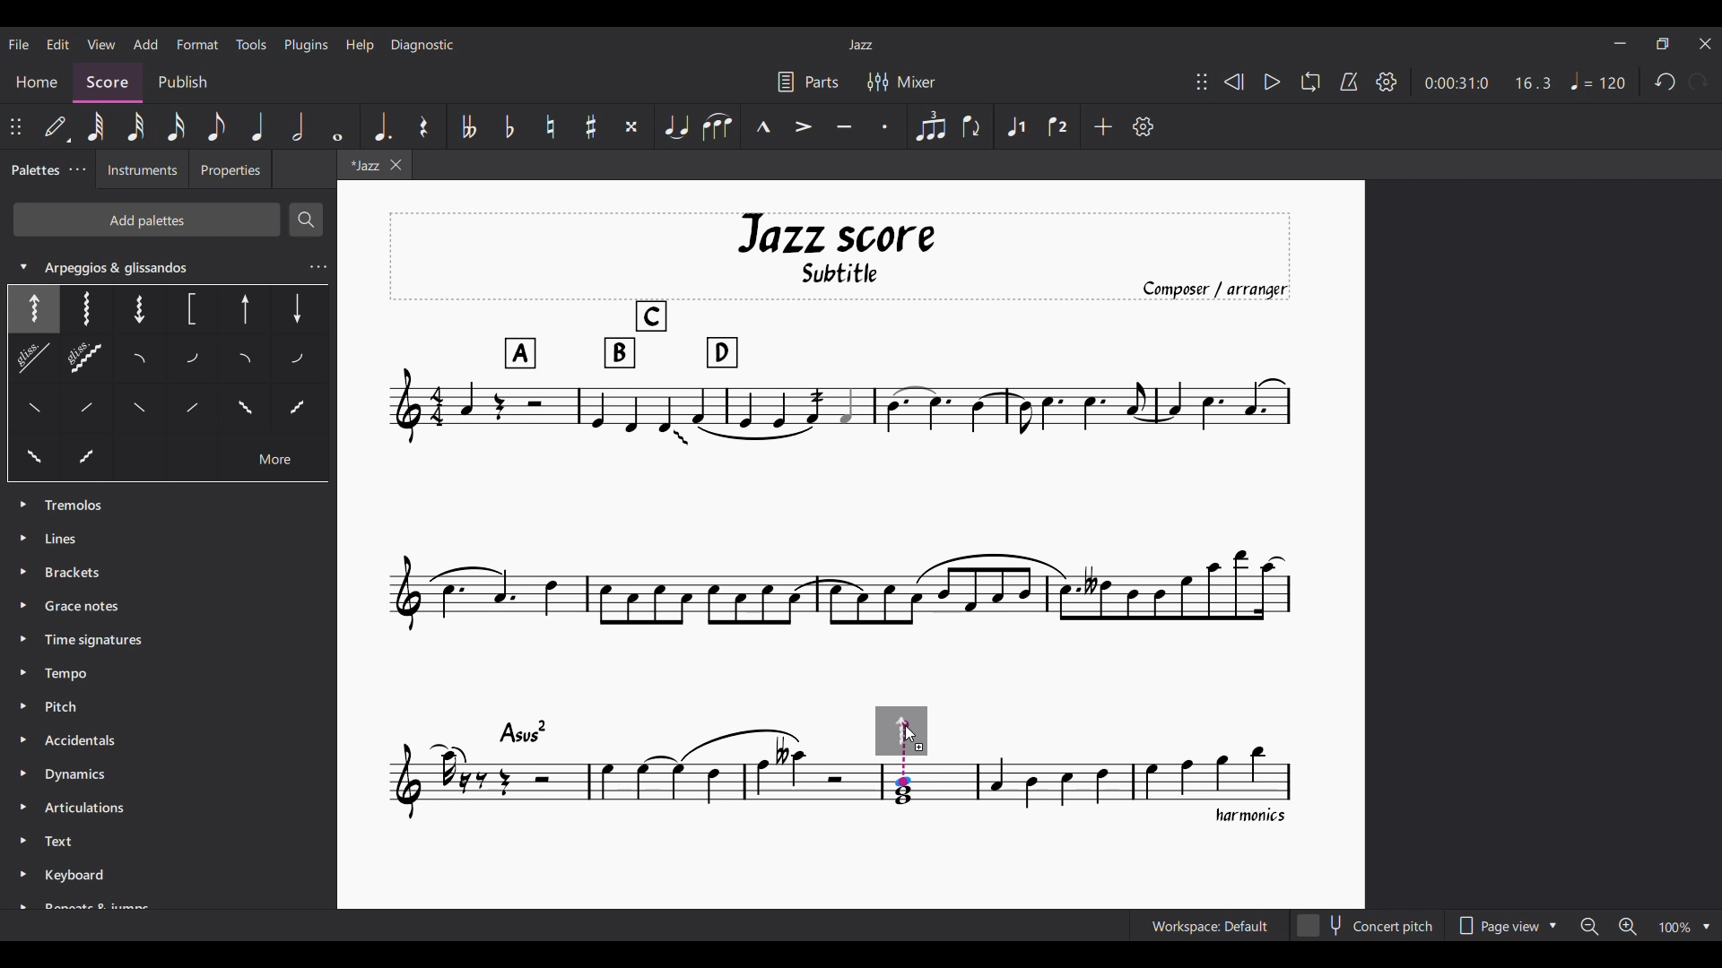  I want to click on Grace Notes, so click(87, 609).